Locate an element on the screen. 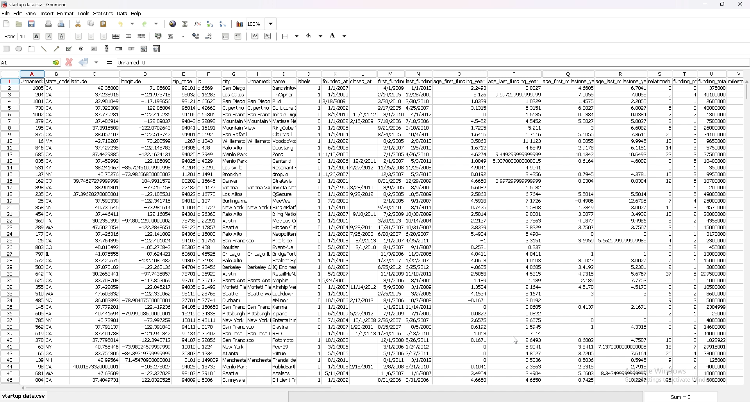  print preview is located at coordinates (61, 24).